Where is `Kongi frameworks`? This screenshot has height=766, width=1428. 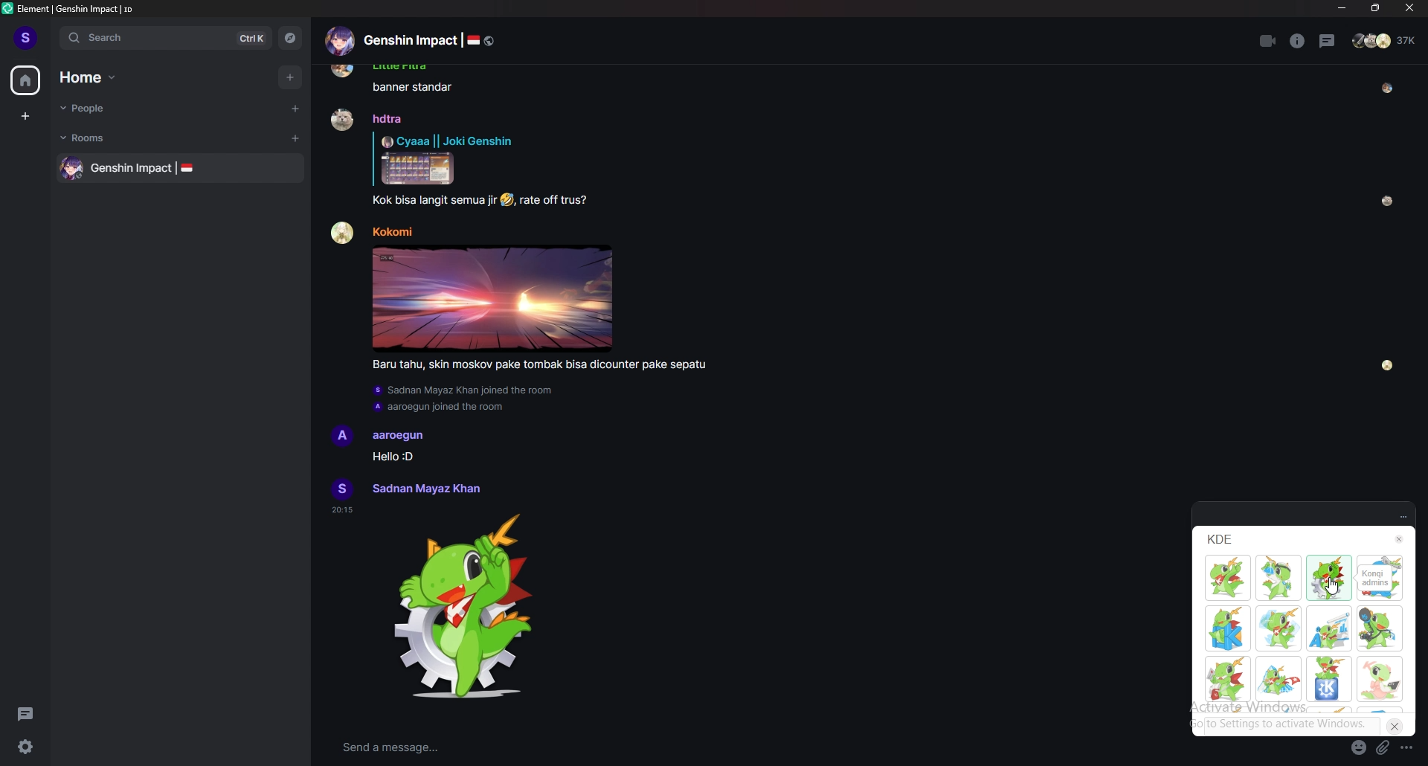 Kongi frameworks is located at coordinates (1228, 628).